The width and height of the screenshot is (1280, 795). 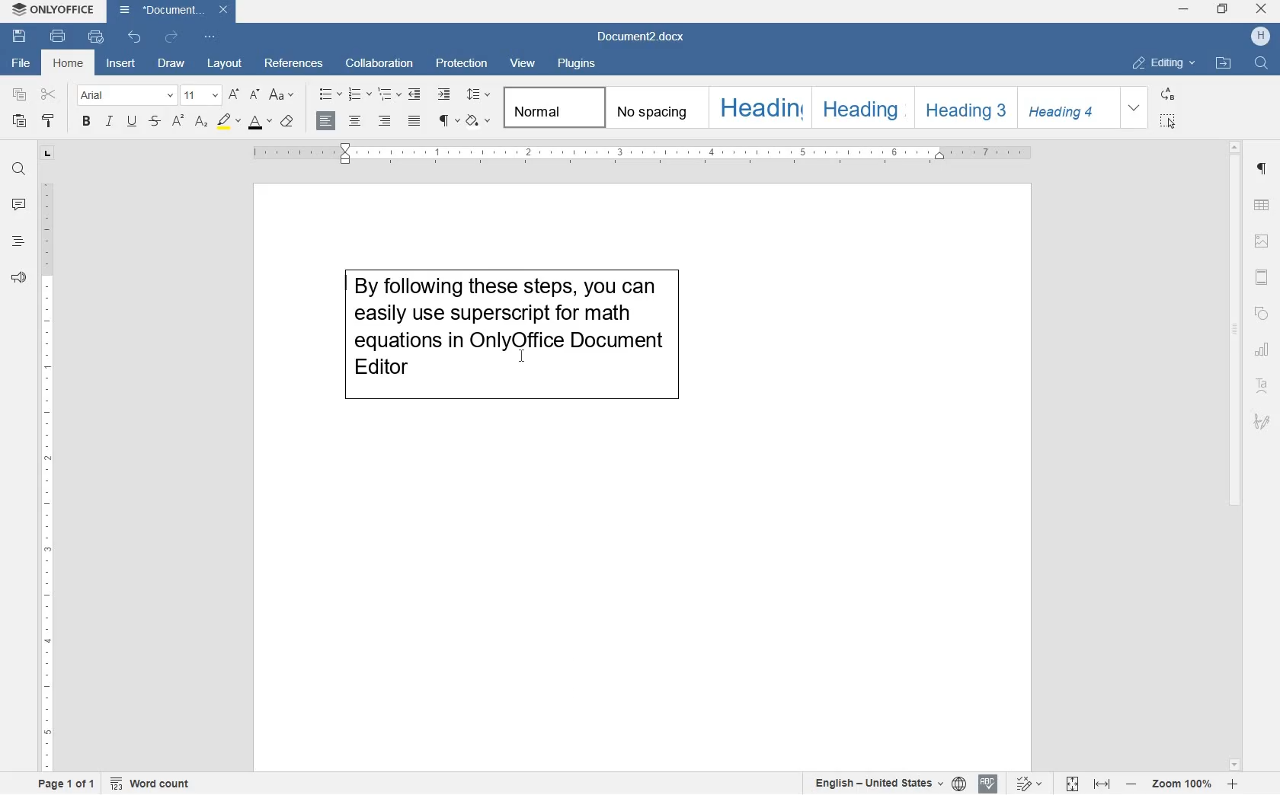 I want to click on headers & footers, so click(x=1262, y=279).